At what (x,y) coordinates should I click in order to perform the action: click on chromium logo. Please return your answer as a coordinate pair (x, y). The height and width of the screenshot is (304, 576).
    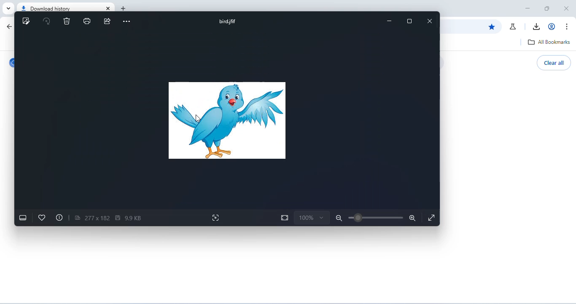
    Looking at the image, I should click on (9, 62).